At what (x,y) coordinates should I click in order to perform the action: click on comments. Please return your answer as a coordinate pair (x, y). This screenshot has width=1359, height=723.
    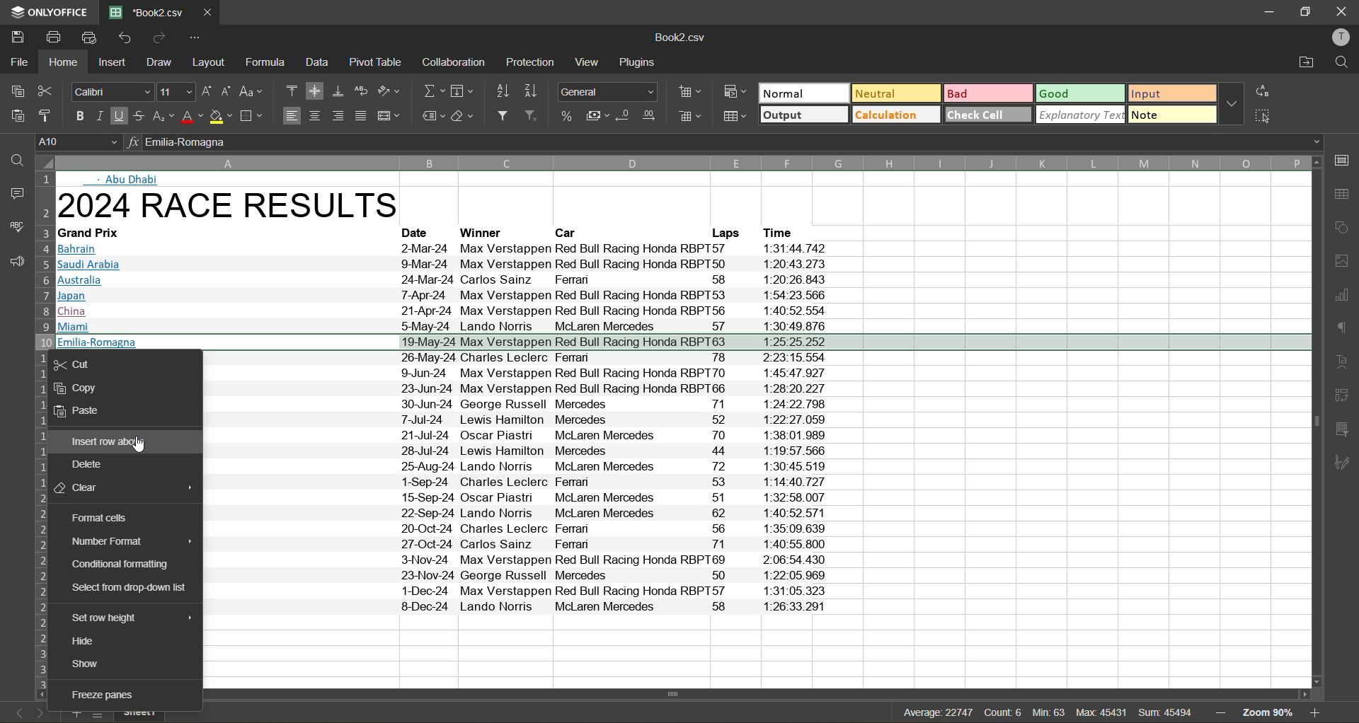
    Looking at the image, I should click on (14, 196).